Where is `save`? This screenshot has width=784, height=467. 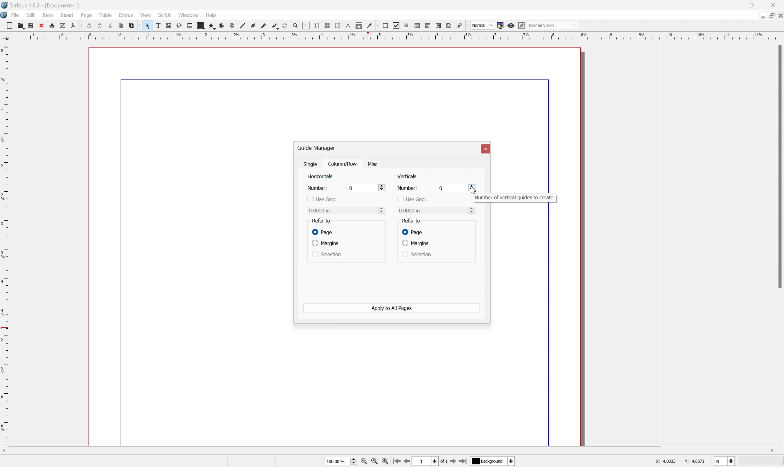 save is located at coordinates (32, 26).